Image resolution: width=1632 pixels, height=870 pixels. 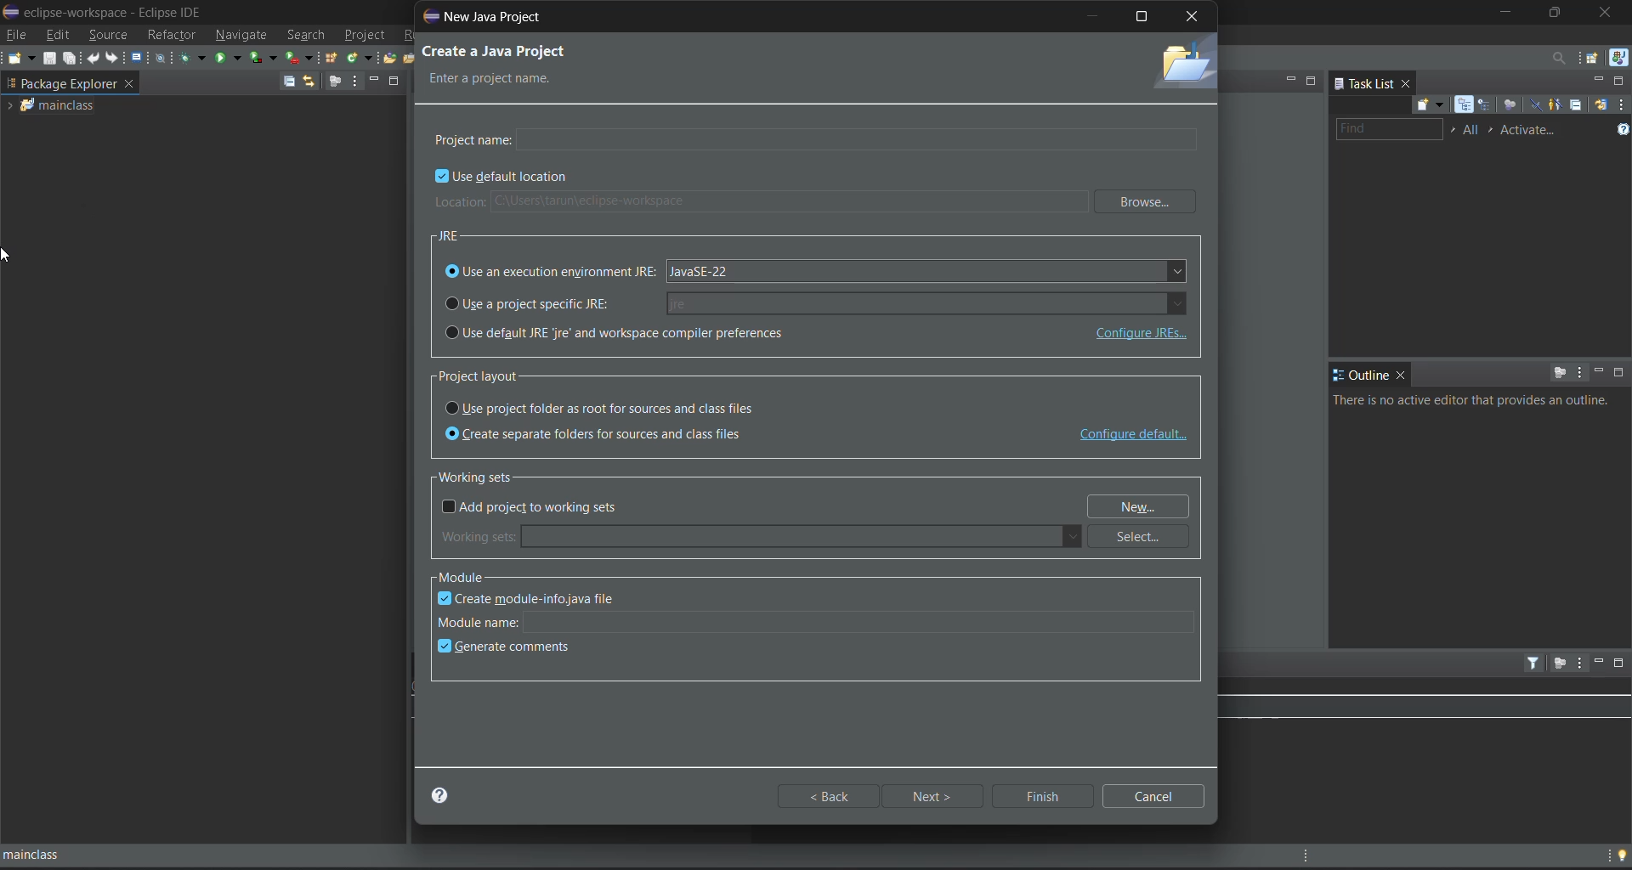 What do you see at coordinates (484, 476) in the screenshot?
I see `working sets` at bounding box center [484, 476].